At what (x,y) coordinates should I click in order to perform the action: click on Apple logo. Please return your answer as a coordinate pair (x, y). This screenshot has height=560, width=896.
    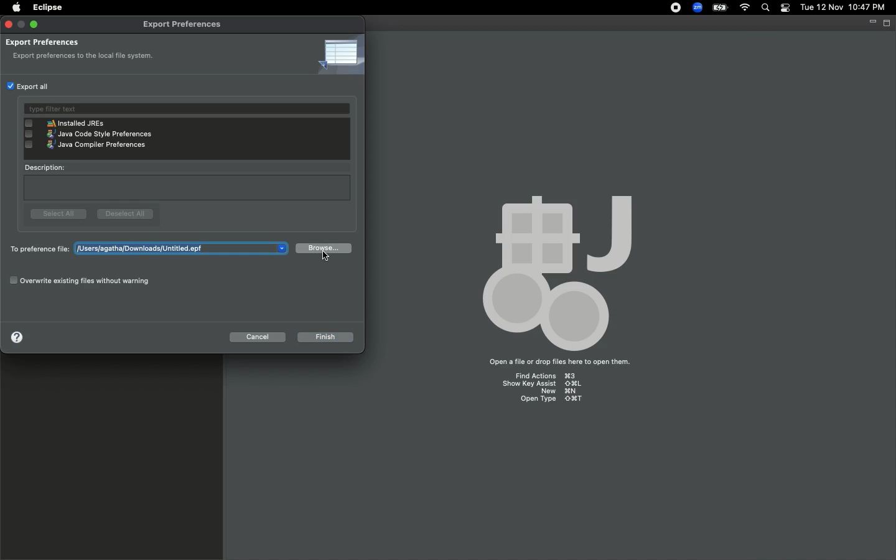
    Looking at the image, I should click on (16, 9).